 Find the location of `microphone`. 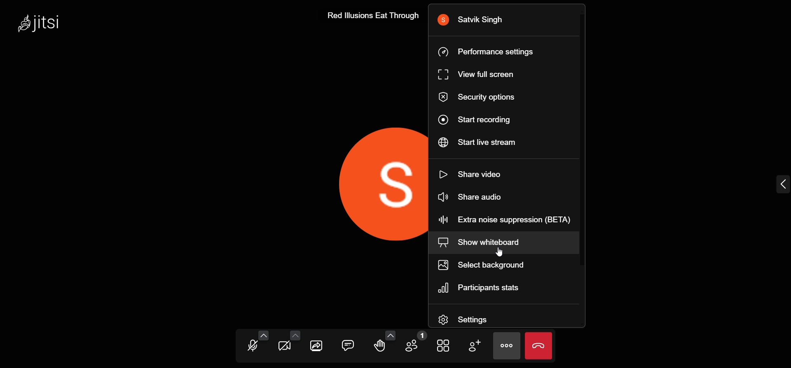

microphone is located at coordinates (253, 347).